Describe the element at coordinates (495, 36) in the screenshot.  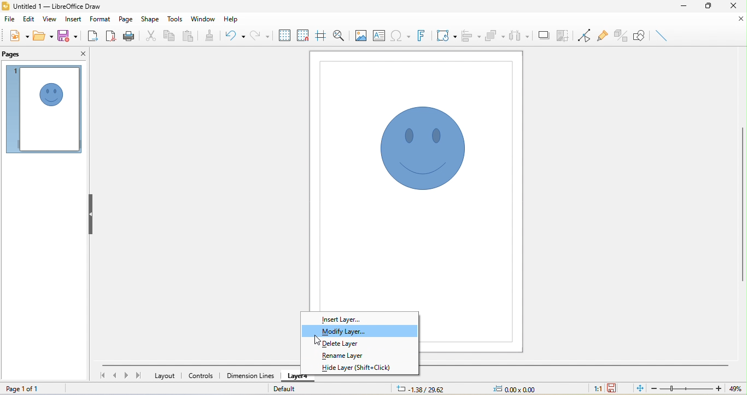
I see `arrange` at that location.